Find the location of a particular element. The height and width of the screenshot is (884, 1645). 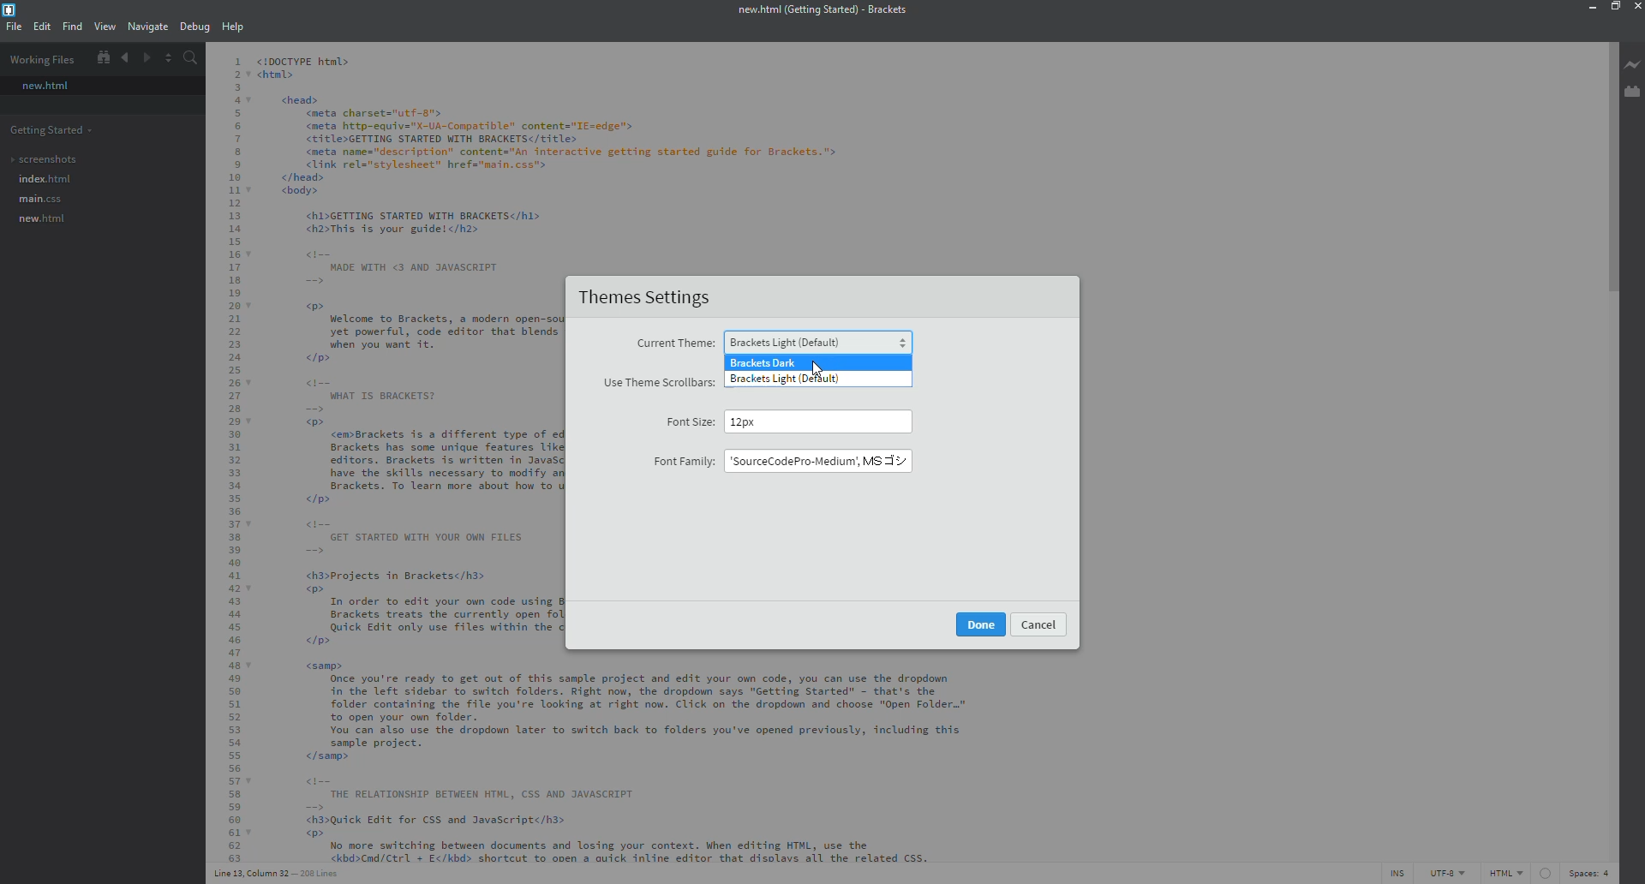

brackets is located at coordinates (13, 10).